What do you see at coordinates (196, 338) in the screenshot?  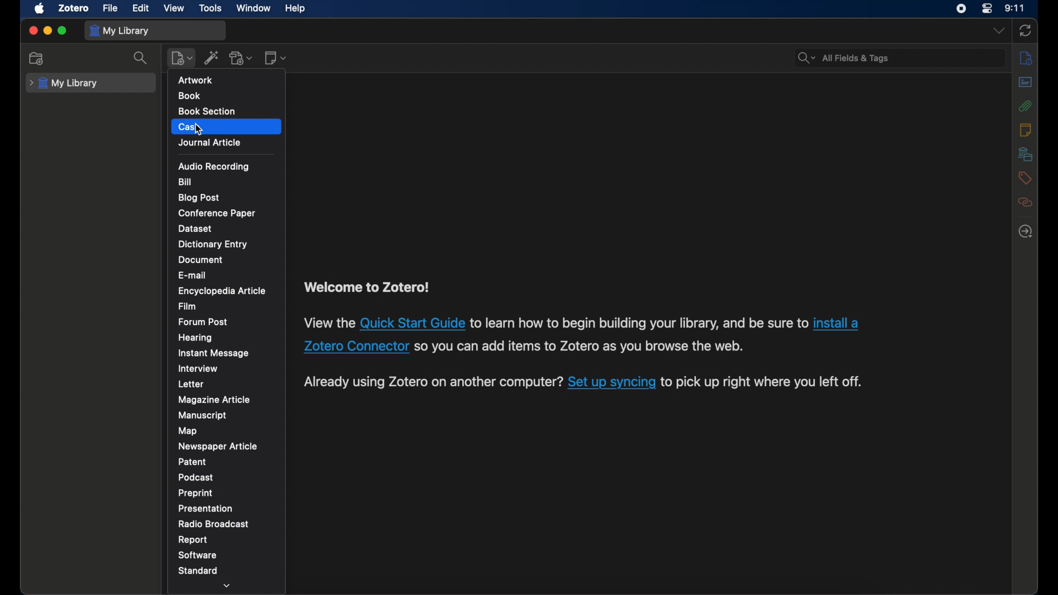 I see `hearing` at bounding box center [196, 338].